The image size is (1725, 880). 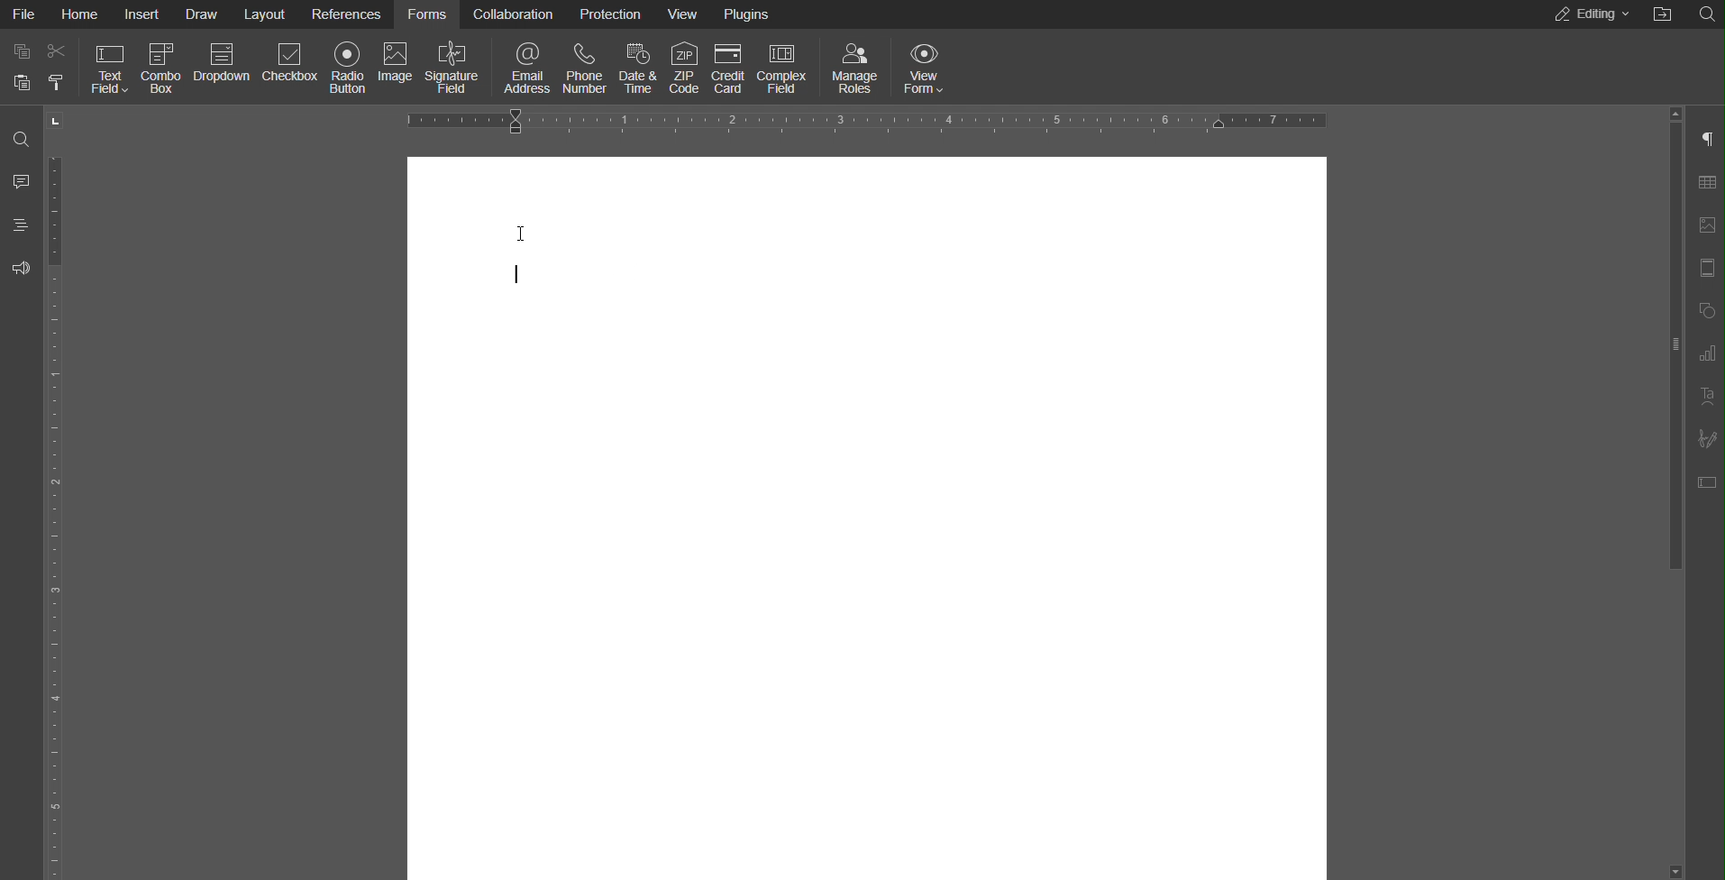 I want to click on Complex Field, so click(x=785, y=65).